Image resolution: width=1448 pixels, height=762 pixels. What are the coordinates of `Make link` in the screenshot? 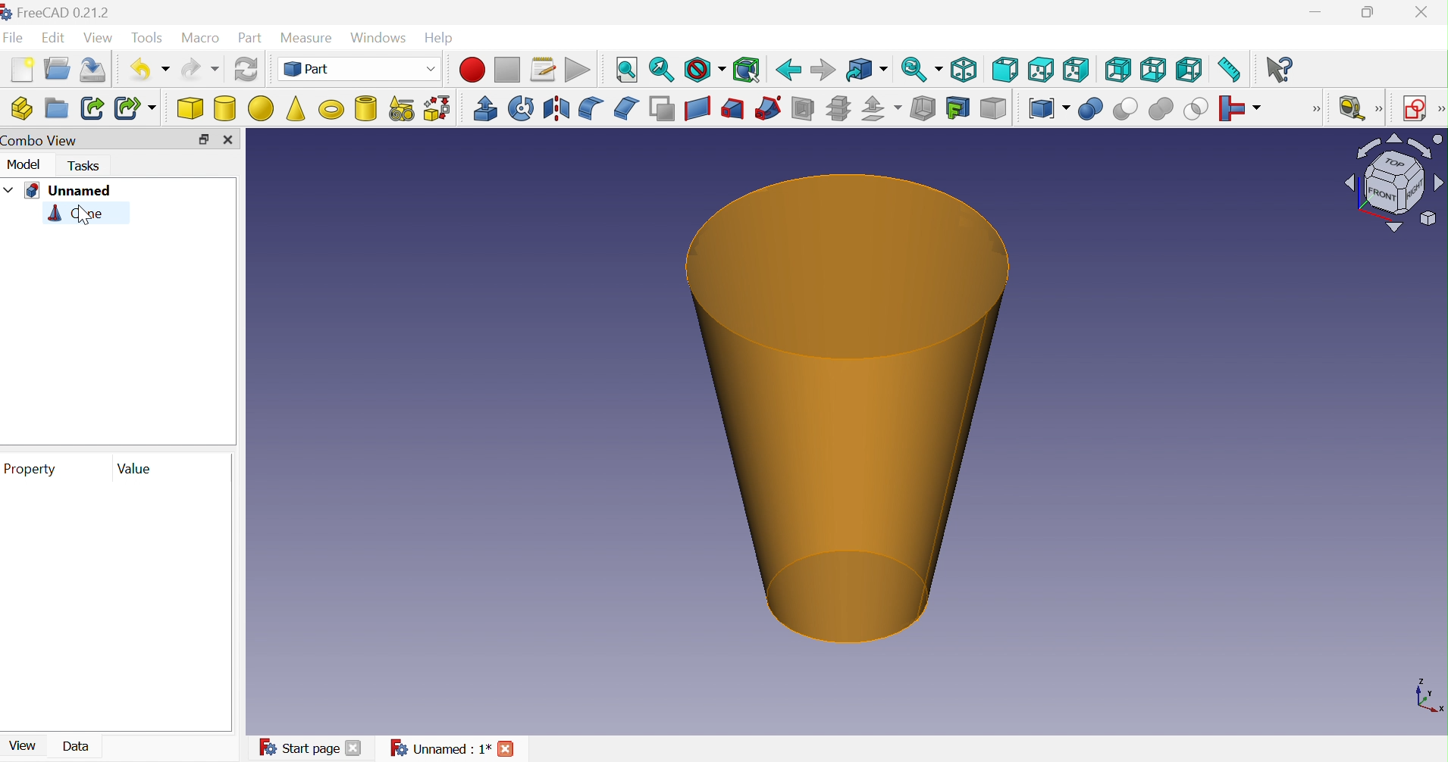 It's located at (91, 108).